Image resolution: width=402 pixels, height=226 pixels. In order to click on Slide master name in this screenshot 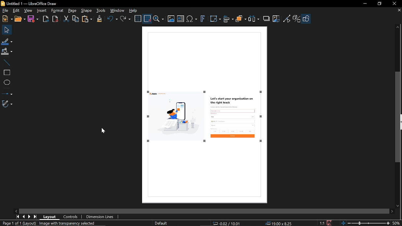, I will do `click(160, 223)`.